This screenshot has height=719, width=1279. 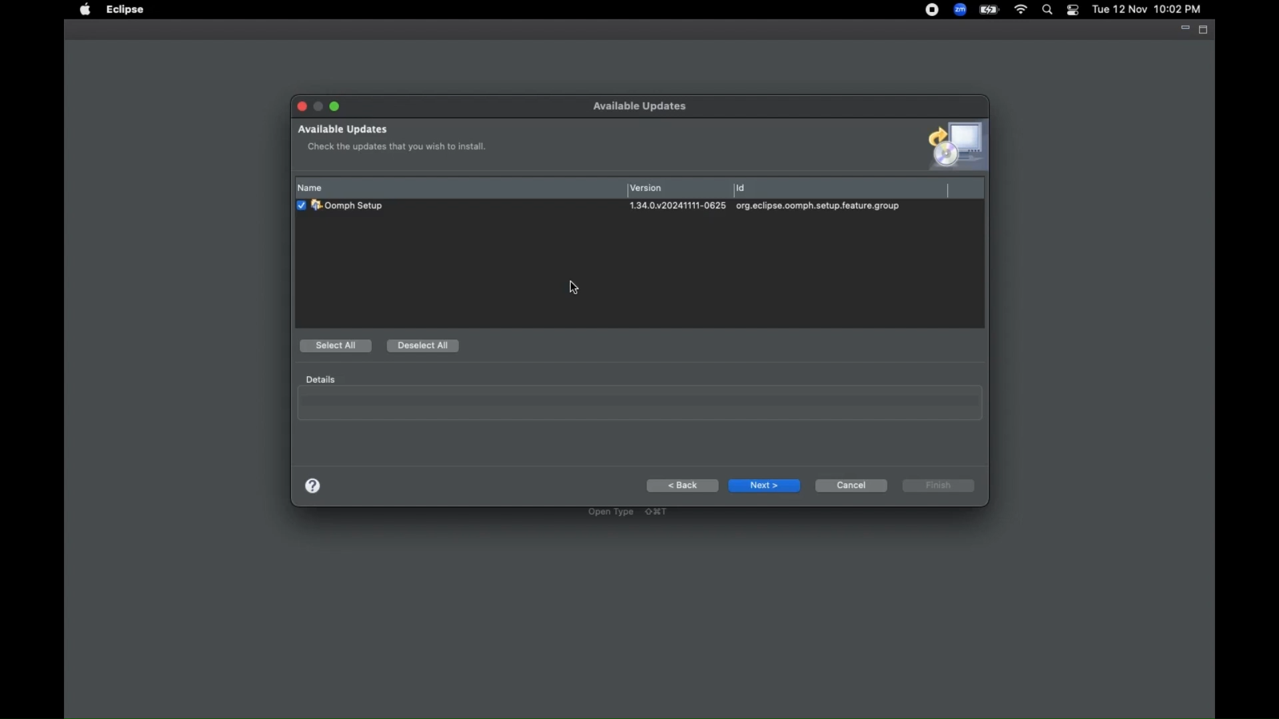 What do you see at coordinates (575, 288) in the screenshot?
I see `Cursor` at bounding box center [575, 288].